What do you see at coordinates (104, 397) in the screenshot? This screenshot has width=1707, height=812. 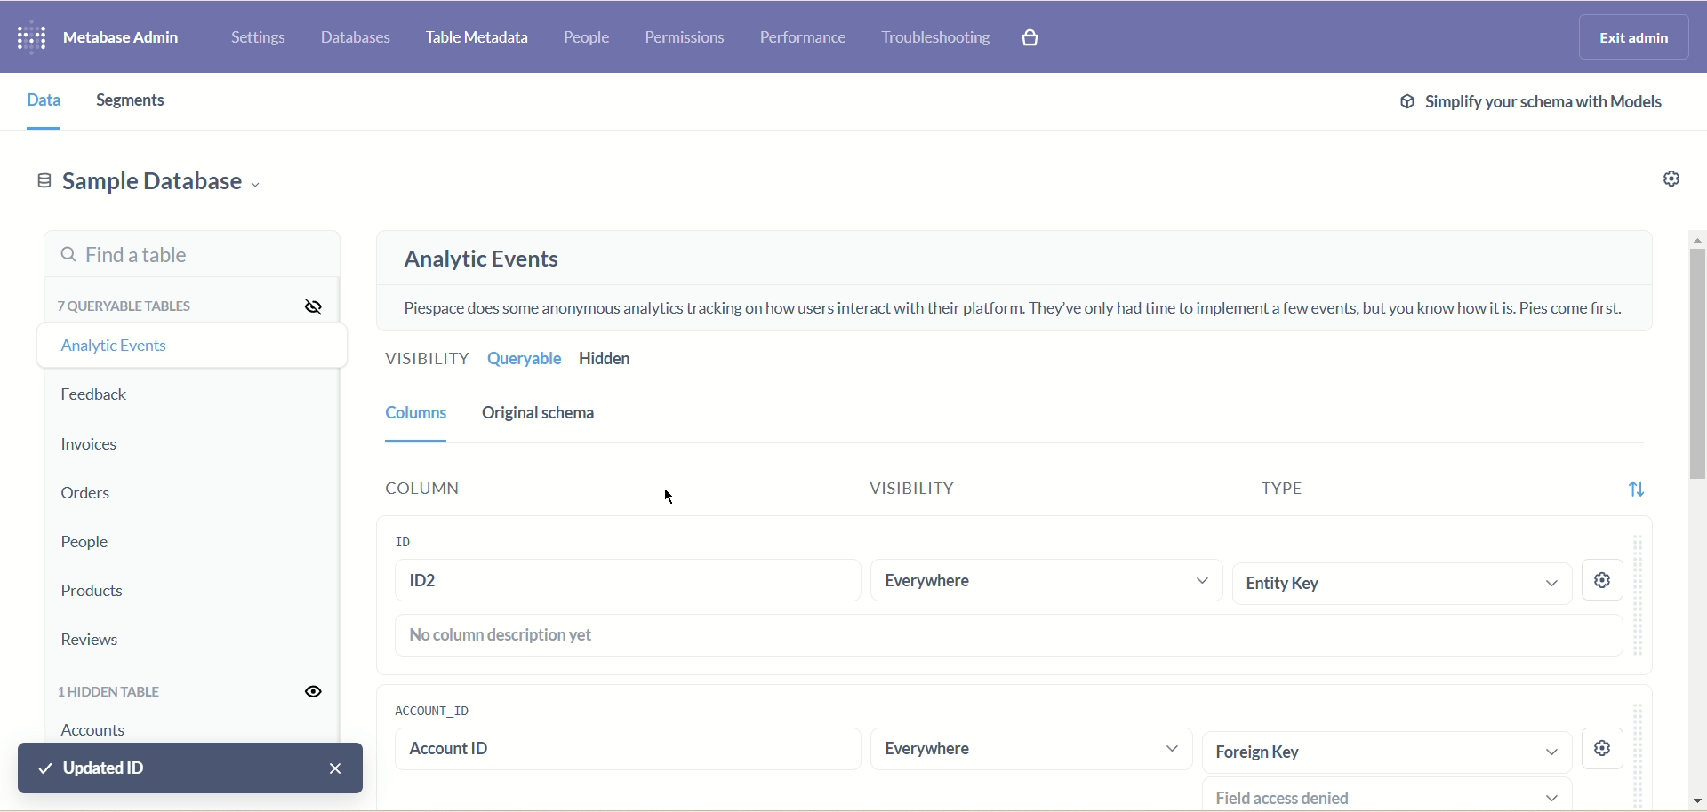 I see `Feedback` at bounding box center [104, 397].